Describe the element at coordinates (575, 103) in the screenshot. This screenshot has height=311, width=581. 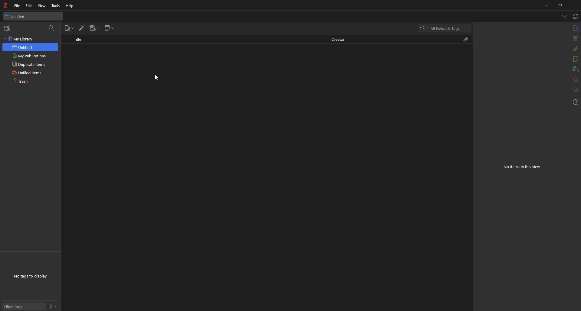
I see `locate` at that location.